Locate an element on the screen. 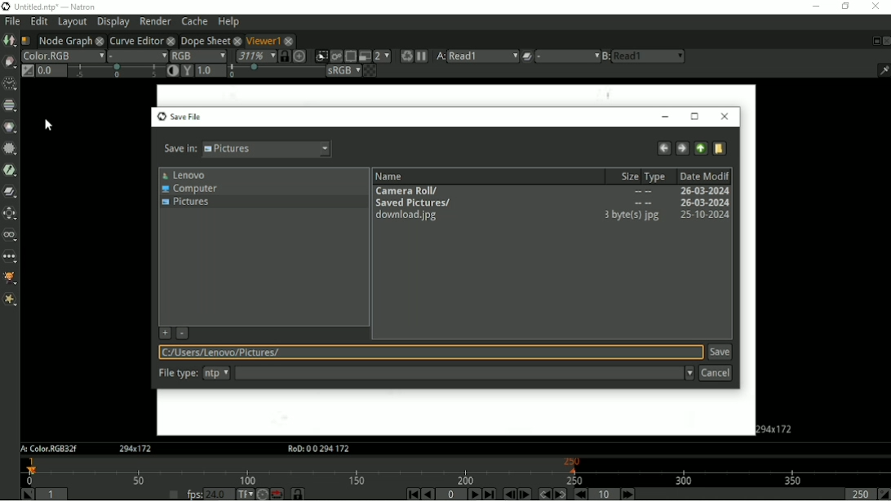 Image resolution: width=891 pixels, height=501 pixels. Lenovo is located at coordinates (184, 175).